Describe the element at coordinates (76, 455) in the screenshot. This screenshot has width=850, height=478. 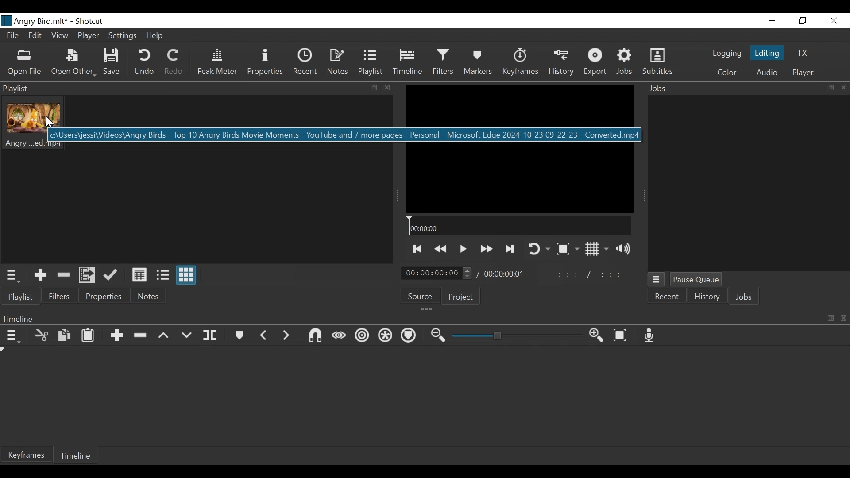
I see `Timeline` at that location.